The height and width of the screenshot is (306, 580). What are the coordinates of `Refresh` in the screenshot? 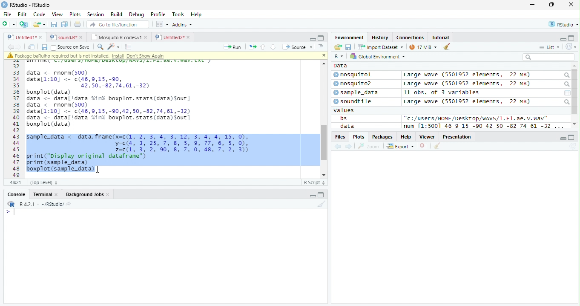 It's located at (571, 47).